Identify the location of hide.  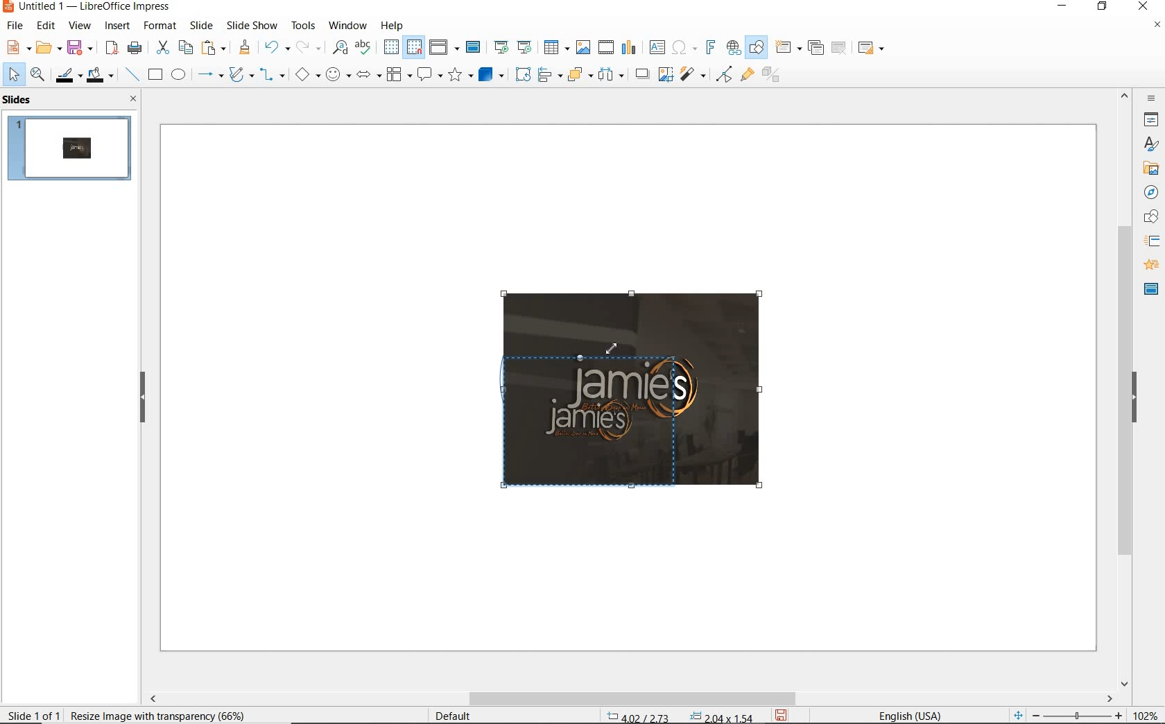
(143, 398).